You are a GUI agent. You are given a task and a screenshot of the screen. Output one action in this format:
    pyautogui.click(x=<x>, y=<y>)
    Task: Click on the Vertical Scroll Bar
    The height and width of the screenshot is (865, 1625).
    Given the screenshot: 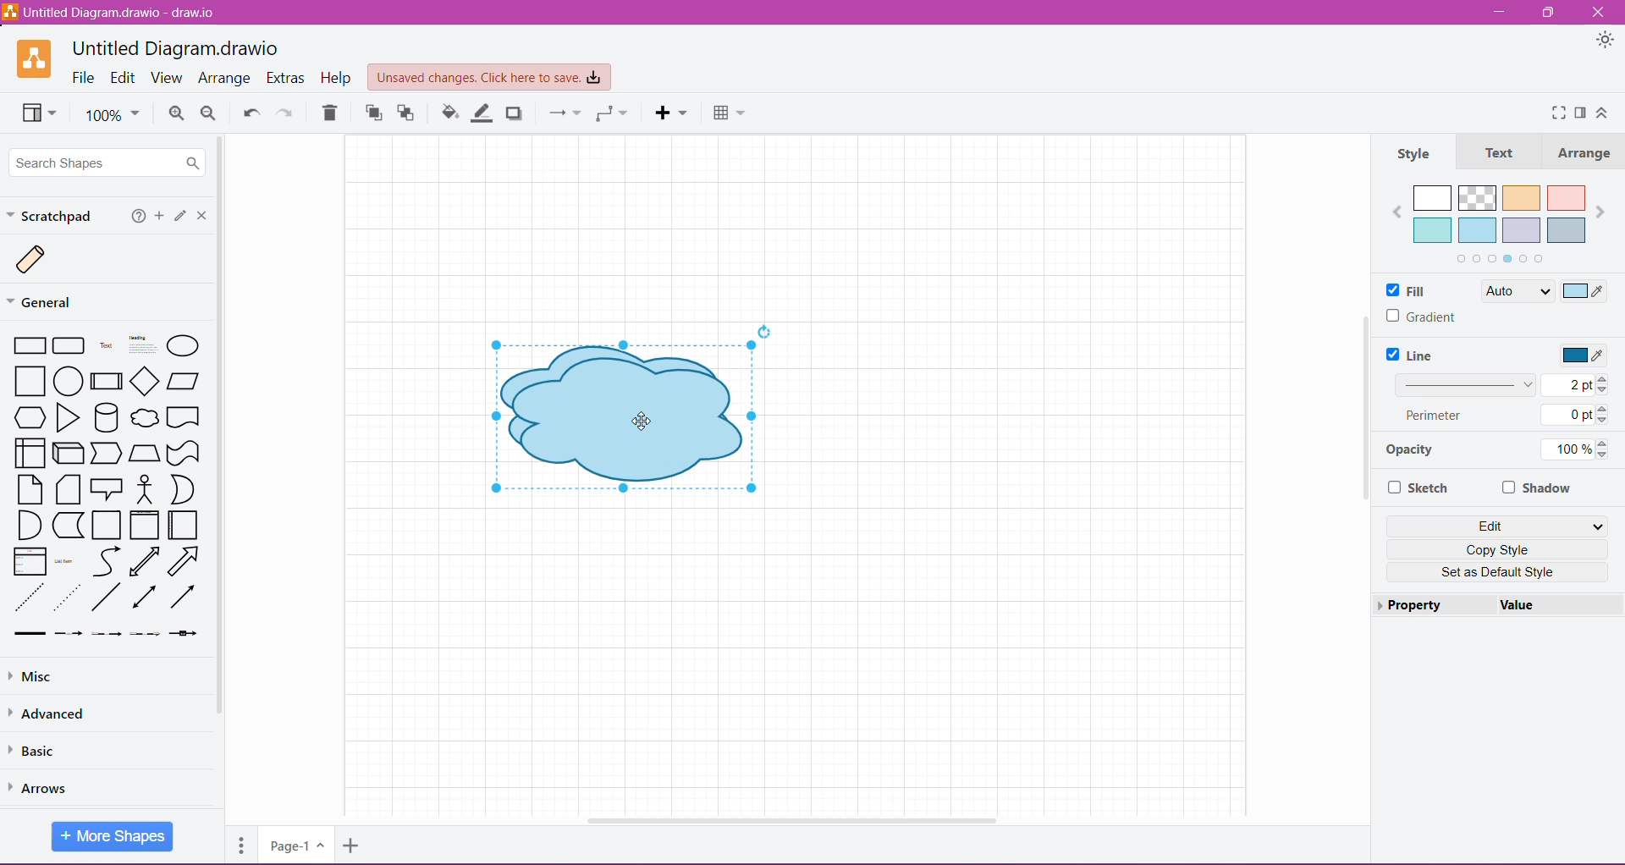 What is the action you would take?
    pyautogui.click(x=1363, y=416)
    